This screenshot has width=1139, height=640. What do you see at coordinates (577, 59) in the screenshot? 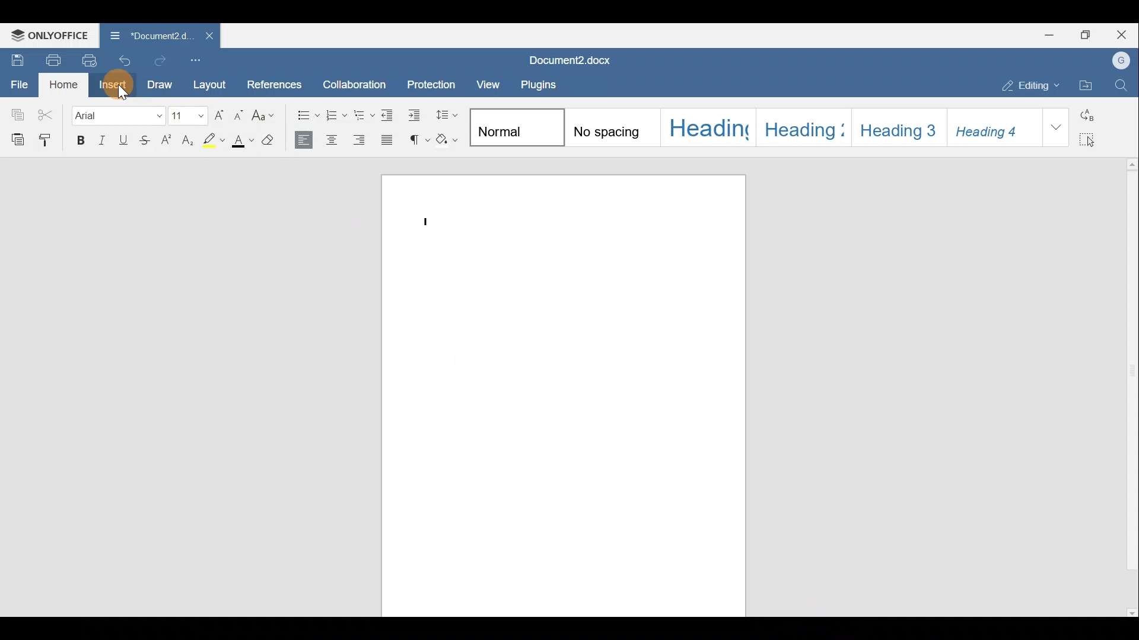
I see `Document name` at bounding box center [577, 59].